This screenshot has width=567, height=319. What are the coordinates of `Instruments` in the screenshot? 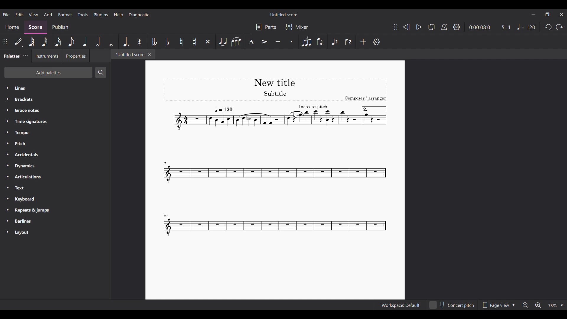 It's located at (47, 56).